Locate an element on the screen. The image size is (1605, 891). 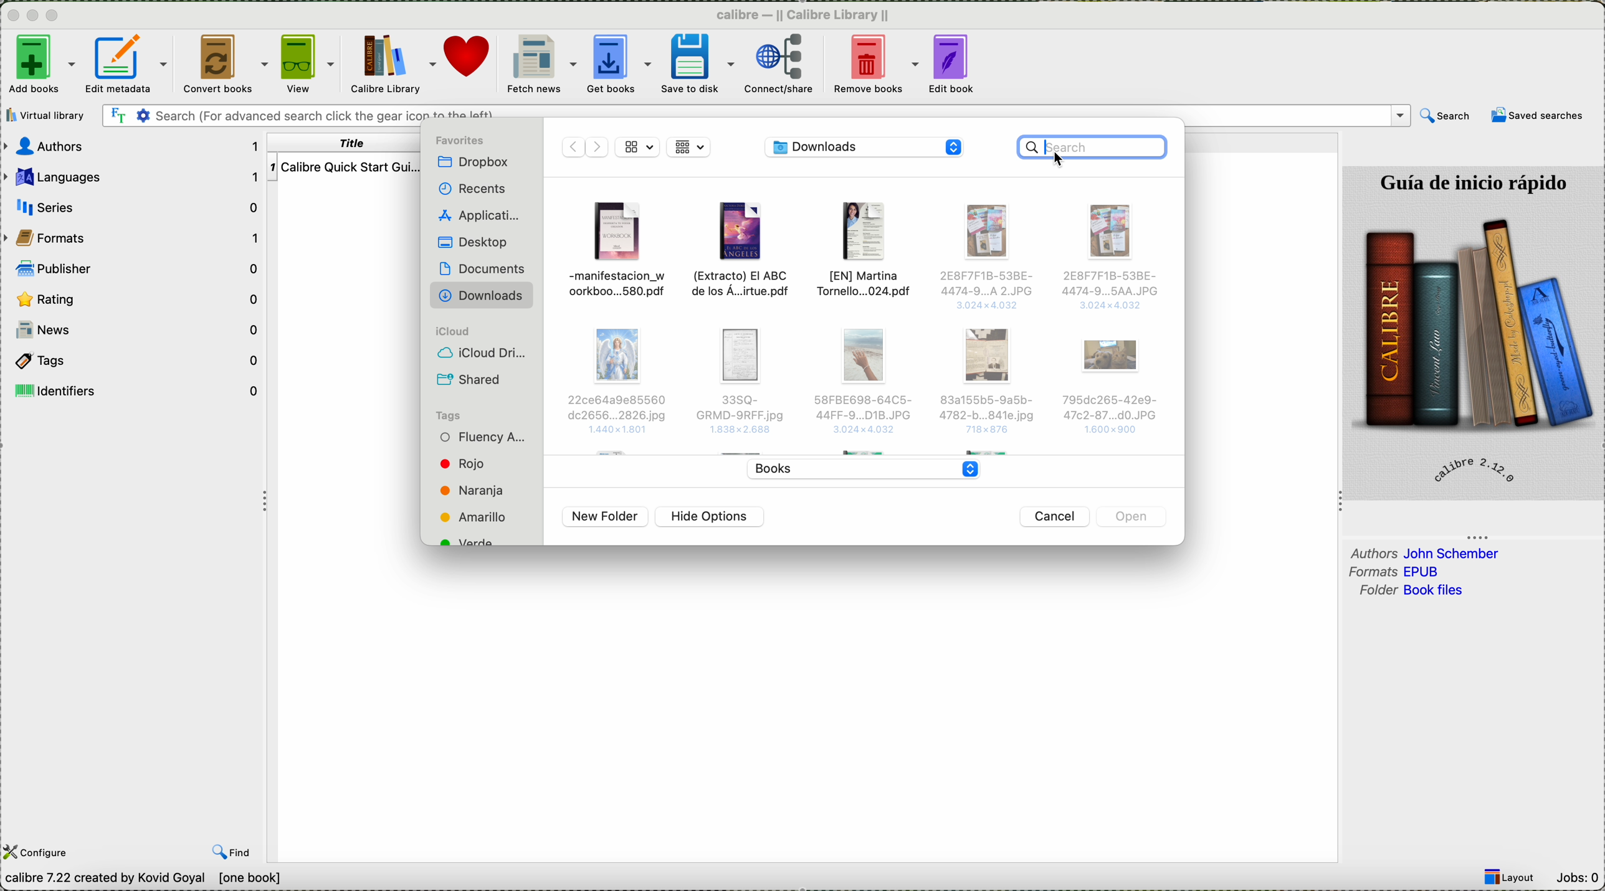
Jobs: 0 is located at coordinates (1577, 879).